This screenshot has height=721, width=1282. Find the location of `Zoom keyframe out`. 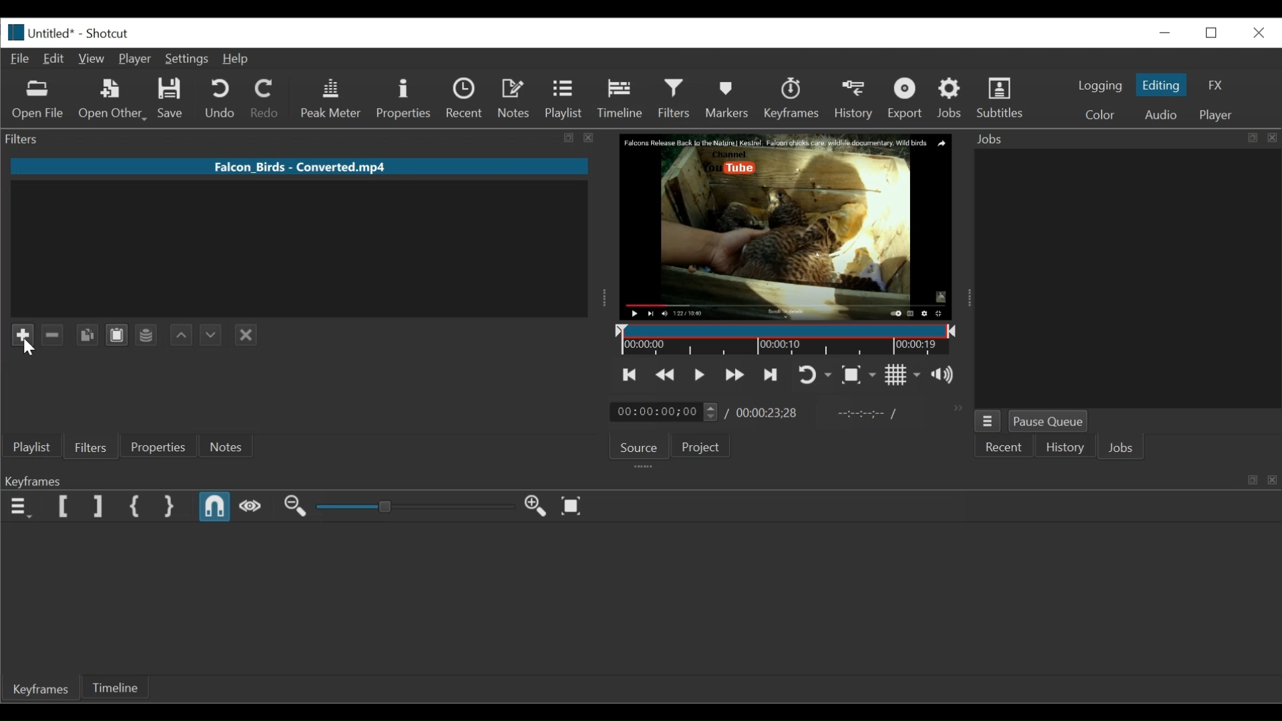

Zoom keyframe out is located at coordinates (295, 507).